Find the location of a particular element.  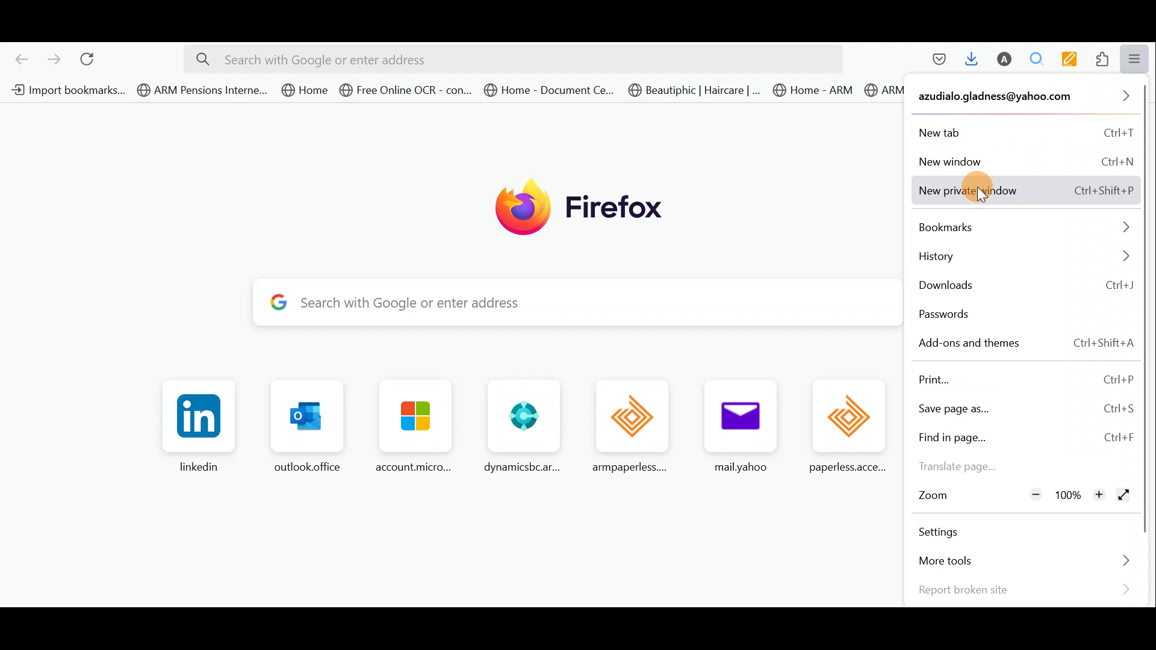

Save to pocket is located at coordinates (937, 62).